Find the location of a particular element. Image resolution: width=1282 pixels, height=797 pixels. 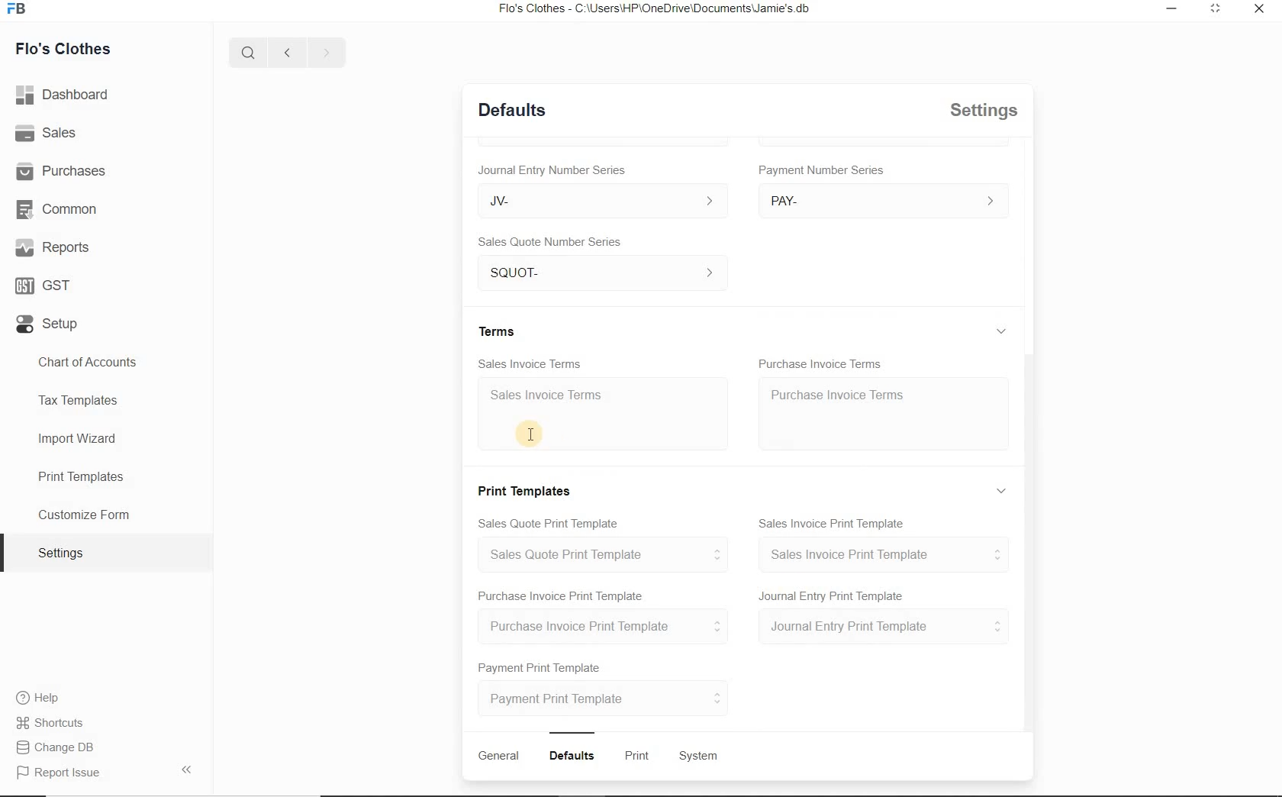

Purchases is located at coordinates (61, 169).